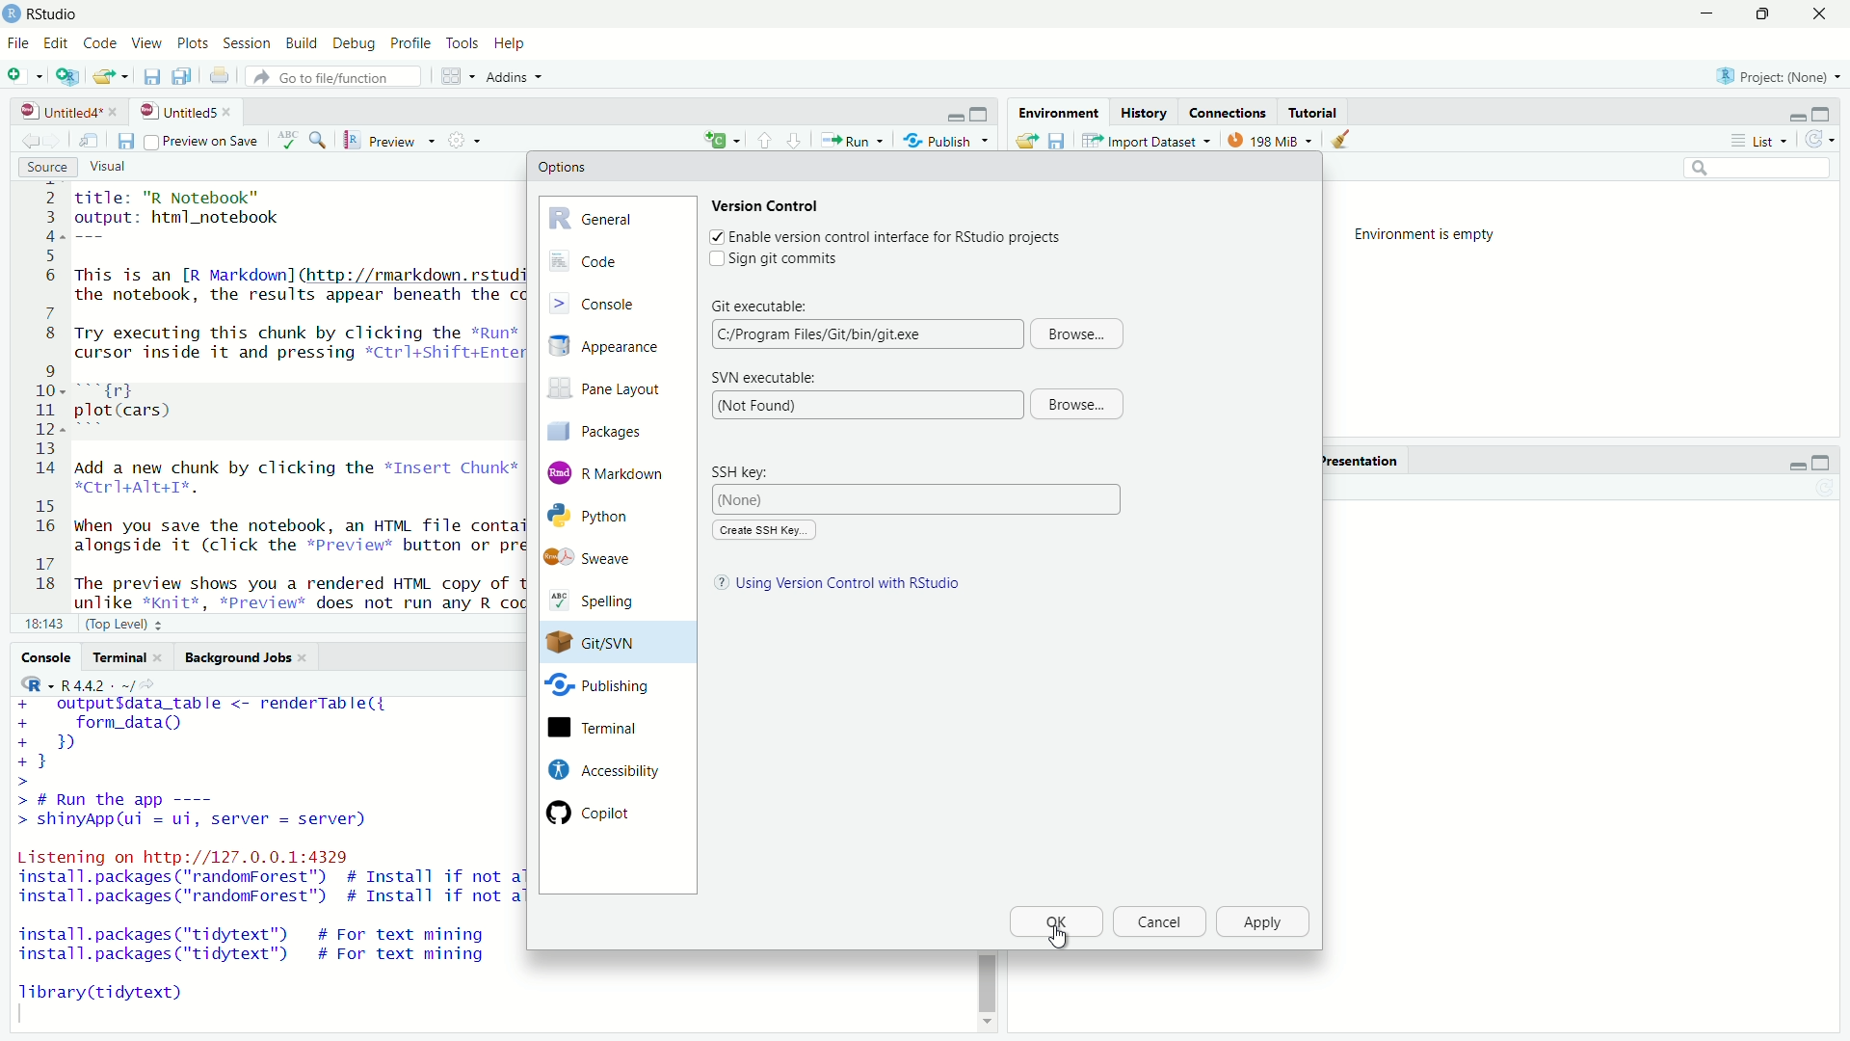 The height and width of the screenshot is (1041, 1850). Describe the element at coordinates (1773, 74) in the screenshot. I see `Project: (None) ` at that location.